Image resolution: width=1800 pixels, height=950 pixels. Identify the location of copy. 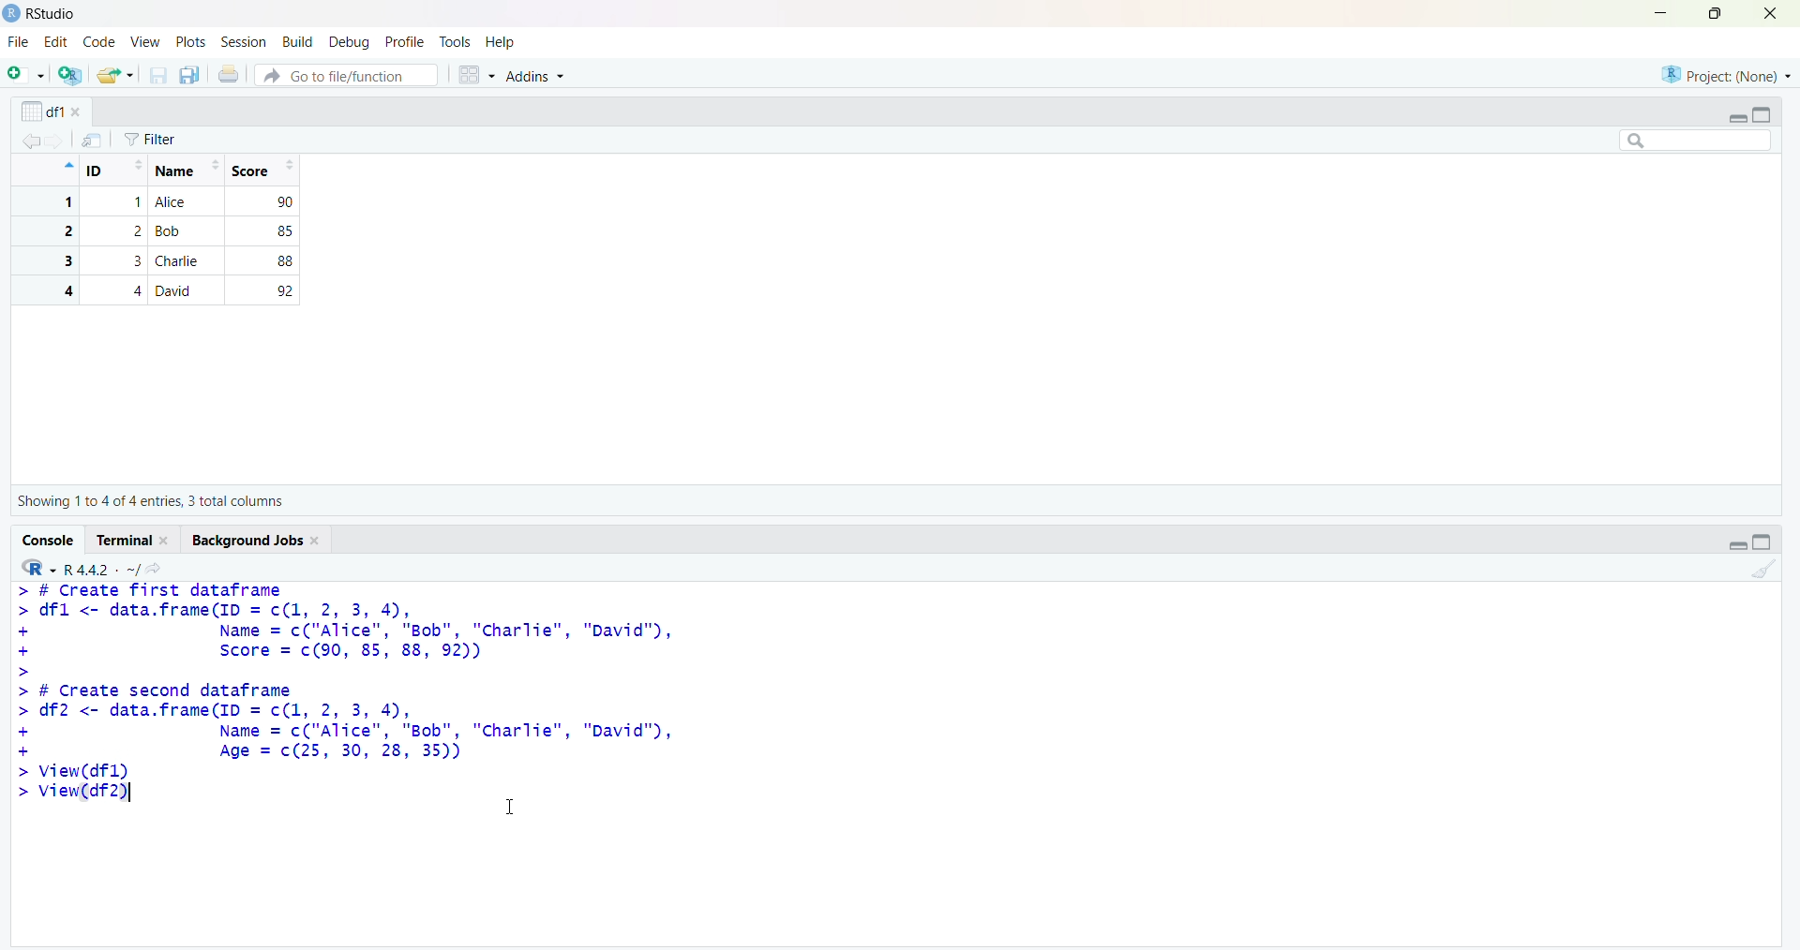
(189, 75).